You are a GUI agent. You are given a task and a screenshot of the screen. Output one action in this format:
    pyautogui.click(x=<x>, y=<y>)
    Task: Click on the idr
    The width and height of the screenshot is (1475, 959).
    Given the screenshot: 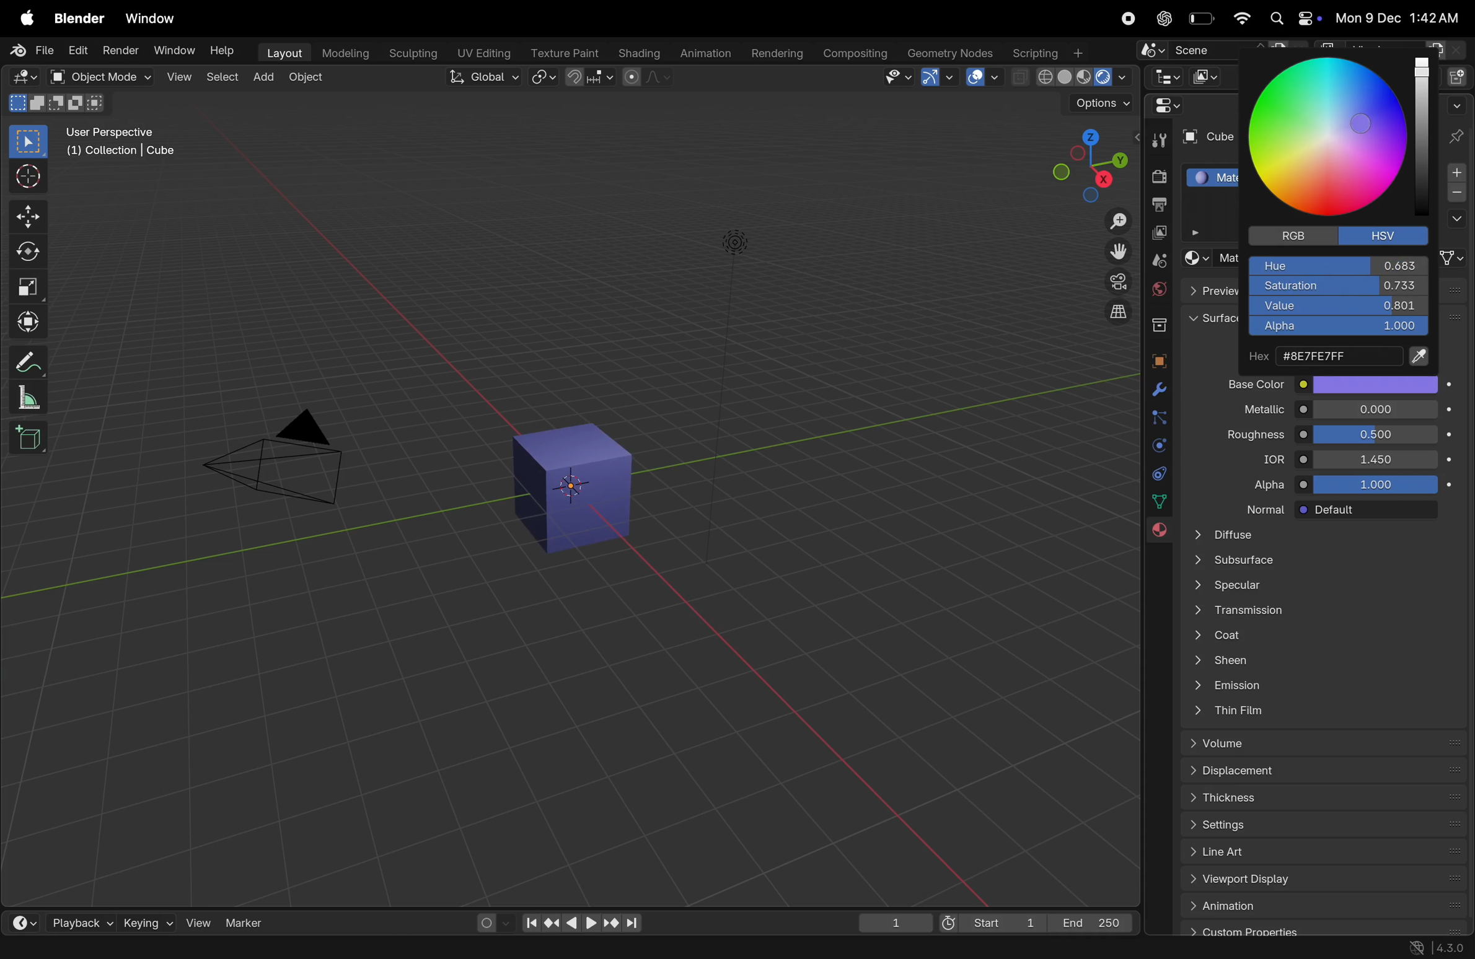 What is the action you would take?
    pyautogui.click(x=1262, y=461)
    